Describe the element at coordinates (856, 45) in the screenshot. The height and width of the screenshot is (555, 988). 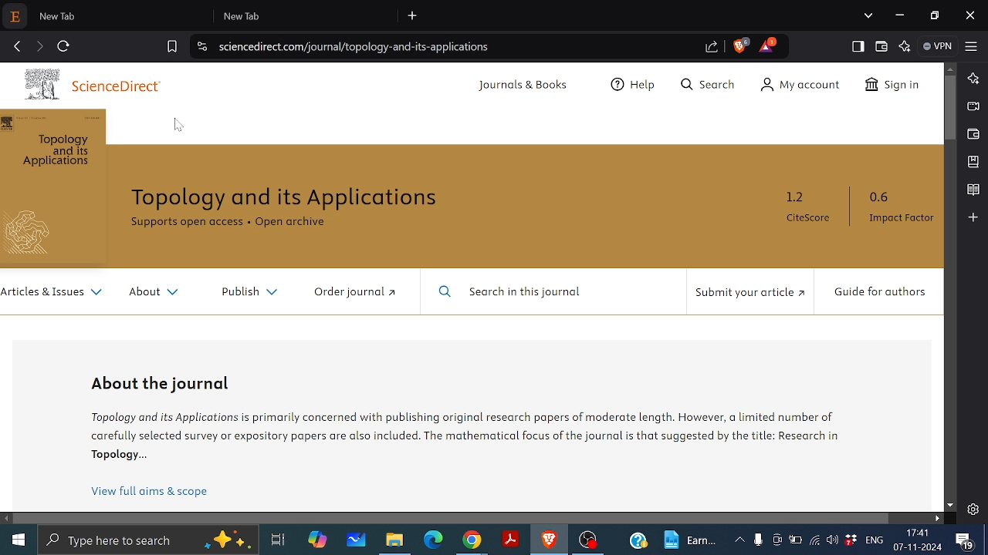
I see `Show sidebar` at that location.